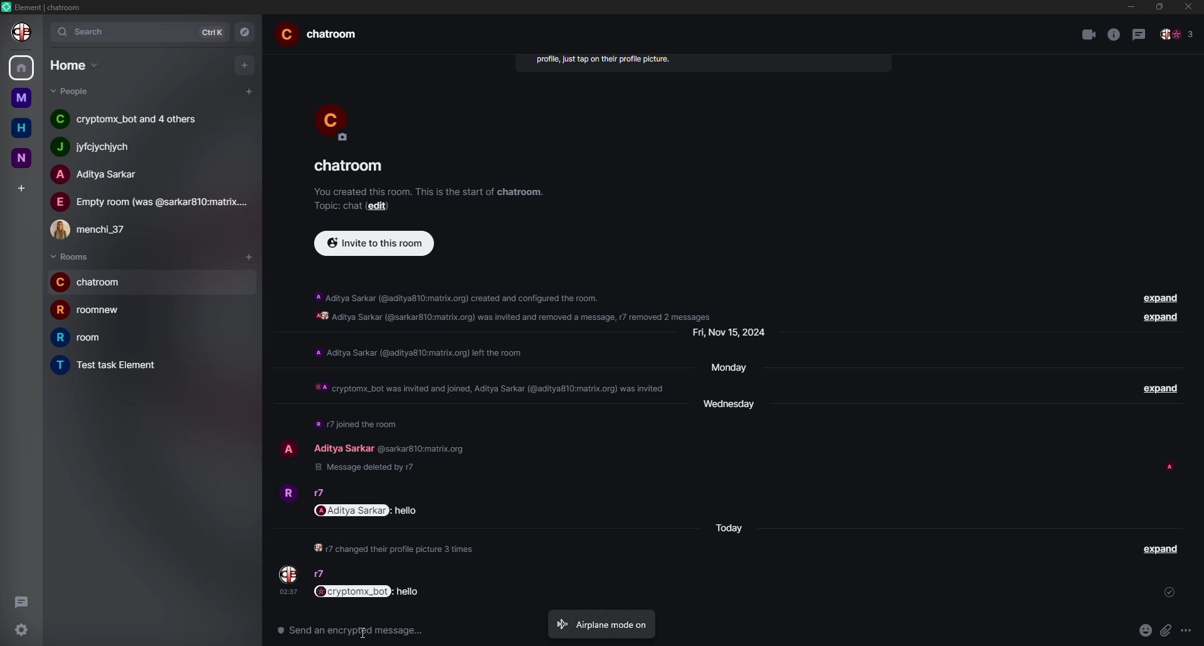 Image resolution: width=1204 pixels, height=646 pixels. Describe the element at coordinates (425, 448) in the screenshot. I see `id` at that location.